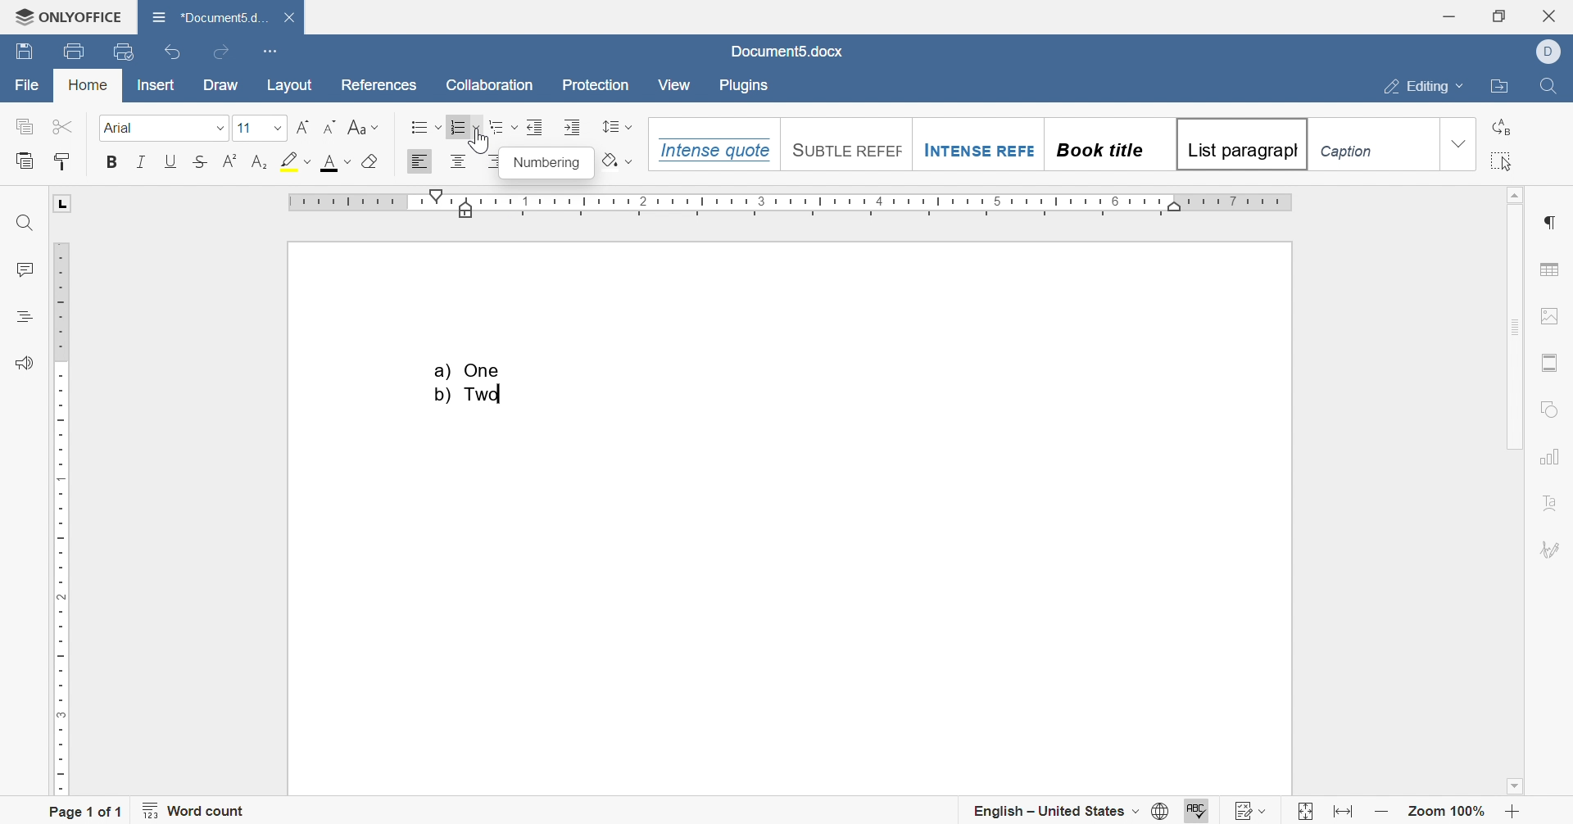 The width and height of the screenshot is (1573, 824). I want to click on open file location, so click(1499, 88).